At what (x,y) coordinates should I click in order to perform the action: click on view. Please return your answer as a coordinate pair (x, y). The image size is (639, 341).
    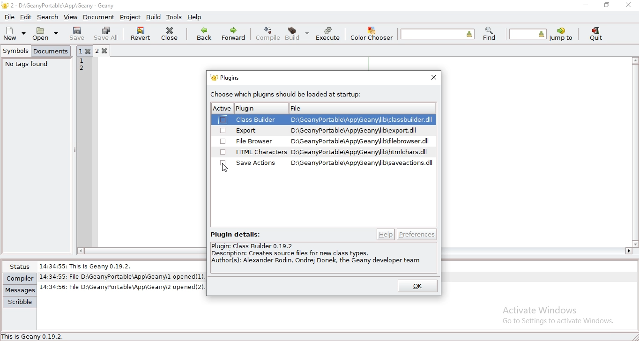
    Looking at the image, I should click on (70, 17).